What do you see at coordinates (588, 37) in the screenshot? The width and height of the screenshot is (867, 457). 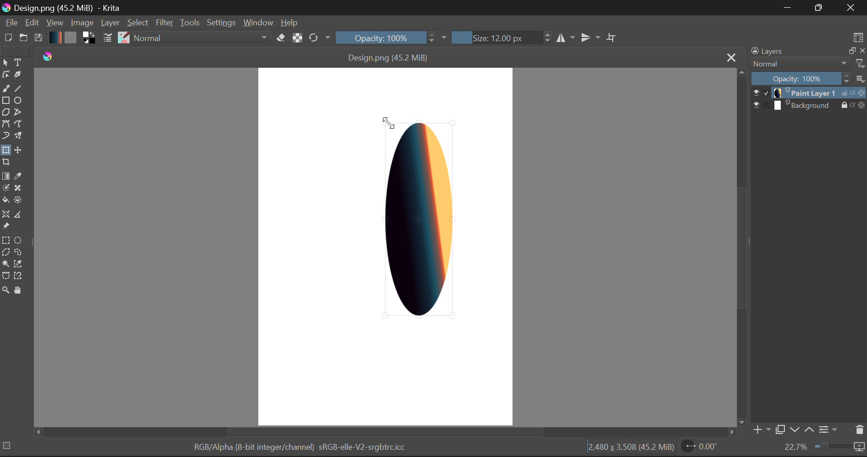 I see `Horizontal Mirror Flip` at bounding box center [588, 37].